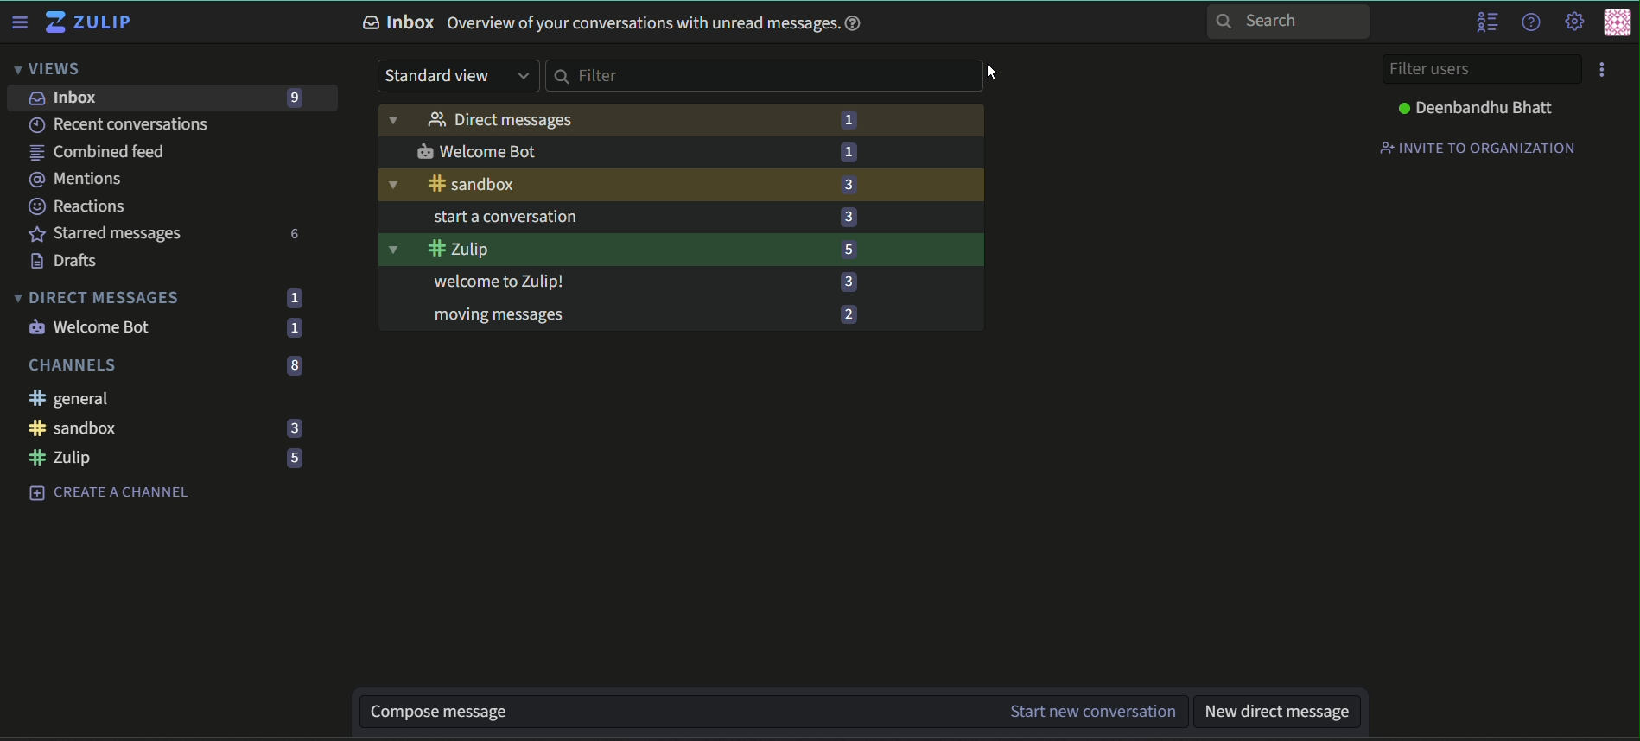 The width and height of the screenshot is (1640, 741). I want to click on text, so click(617, 24).